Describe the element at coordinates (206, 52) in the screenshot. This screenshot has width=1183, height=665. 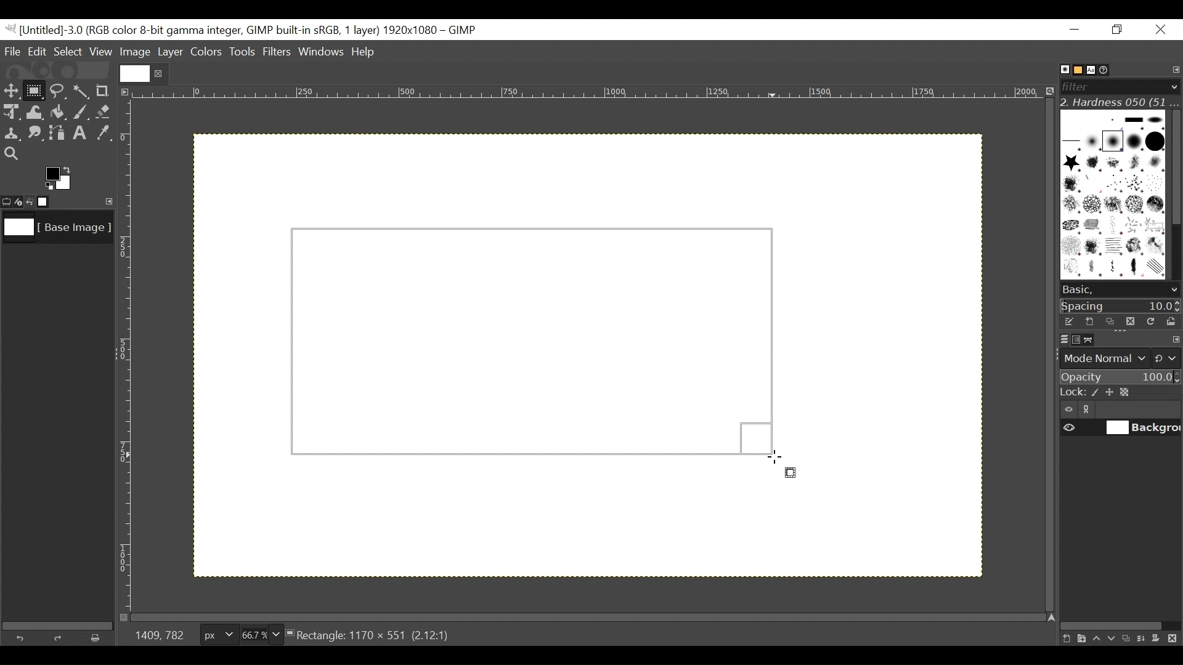
I see `Colors` at that location.